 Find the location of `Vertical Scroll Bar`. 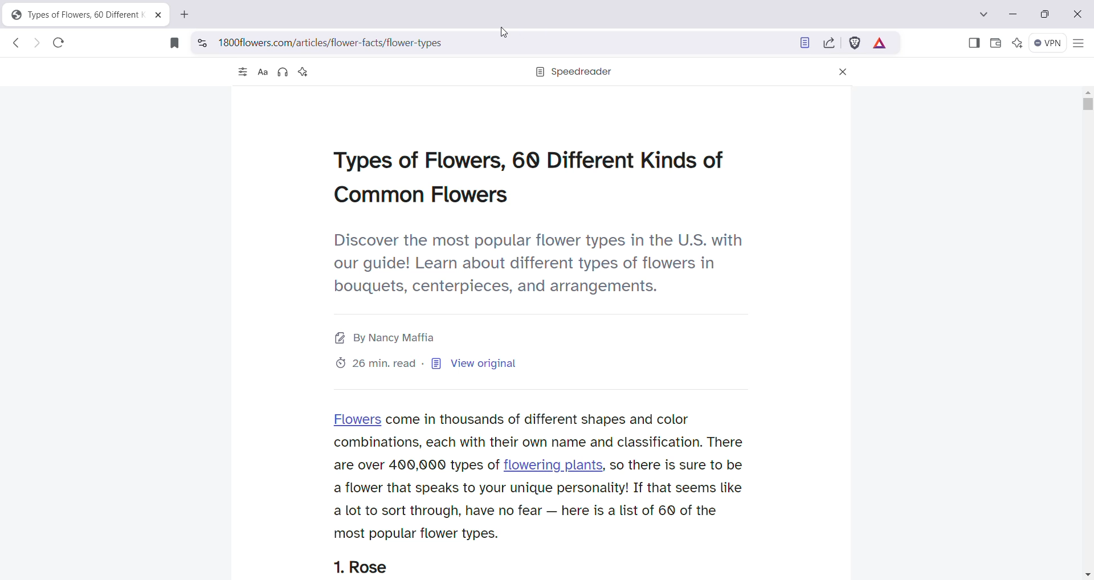

Vertical Scroll Bar is located at coordinates (1087, 332).